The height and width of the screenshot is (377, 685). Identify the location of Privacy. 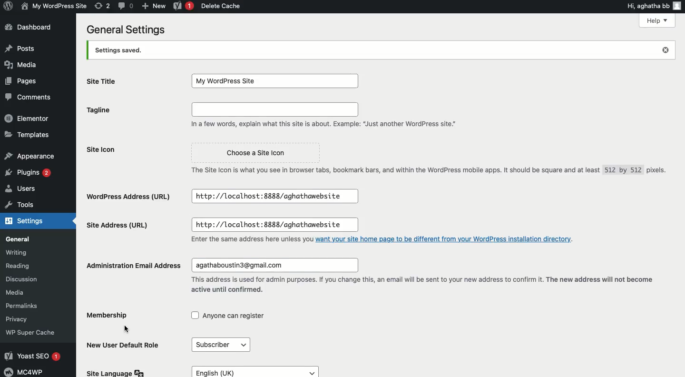
(18, 320).